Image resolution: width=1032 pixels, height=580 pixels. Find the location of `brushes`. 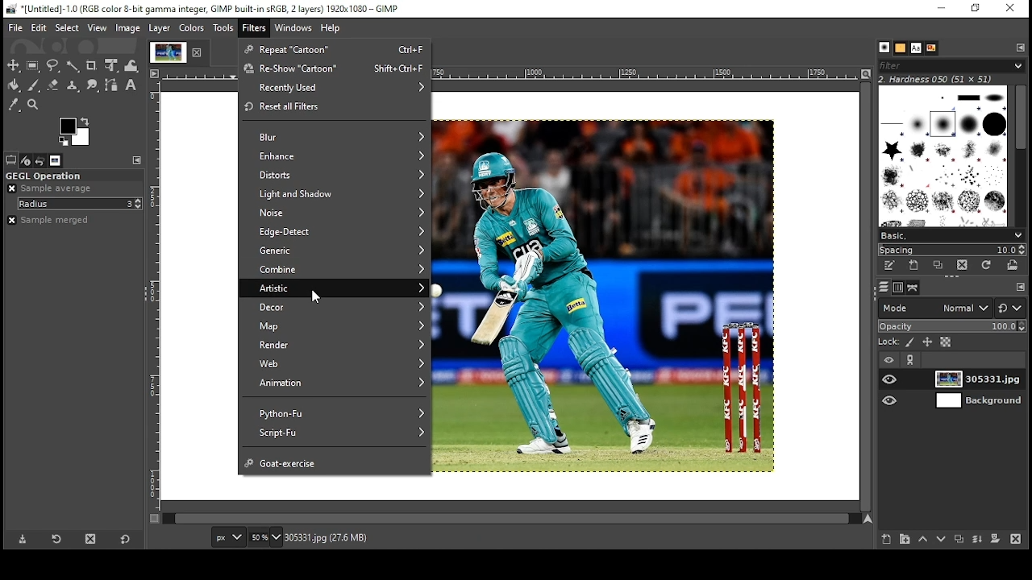

brushes is located at coordinates (951, 65).